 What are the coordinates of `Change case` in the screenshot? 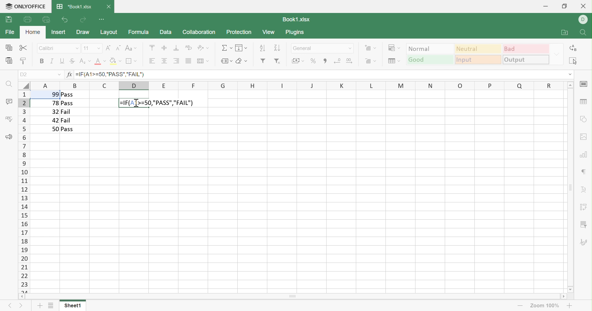 It's located at (131, 49).